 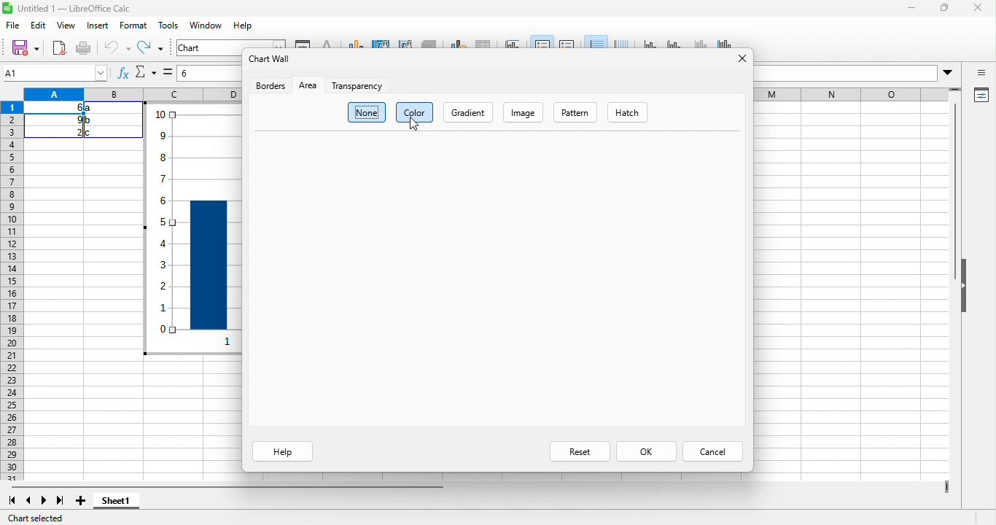 I want to click on image, so click(x=524, y=112).